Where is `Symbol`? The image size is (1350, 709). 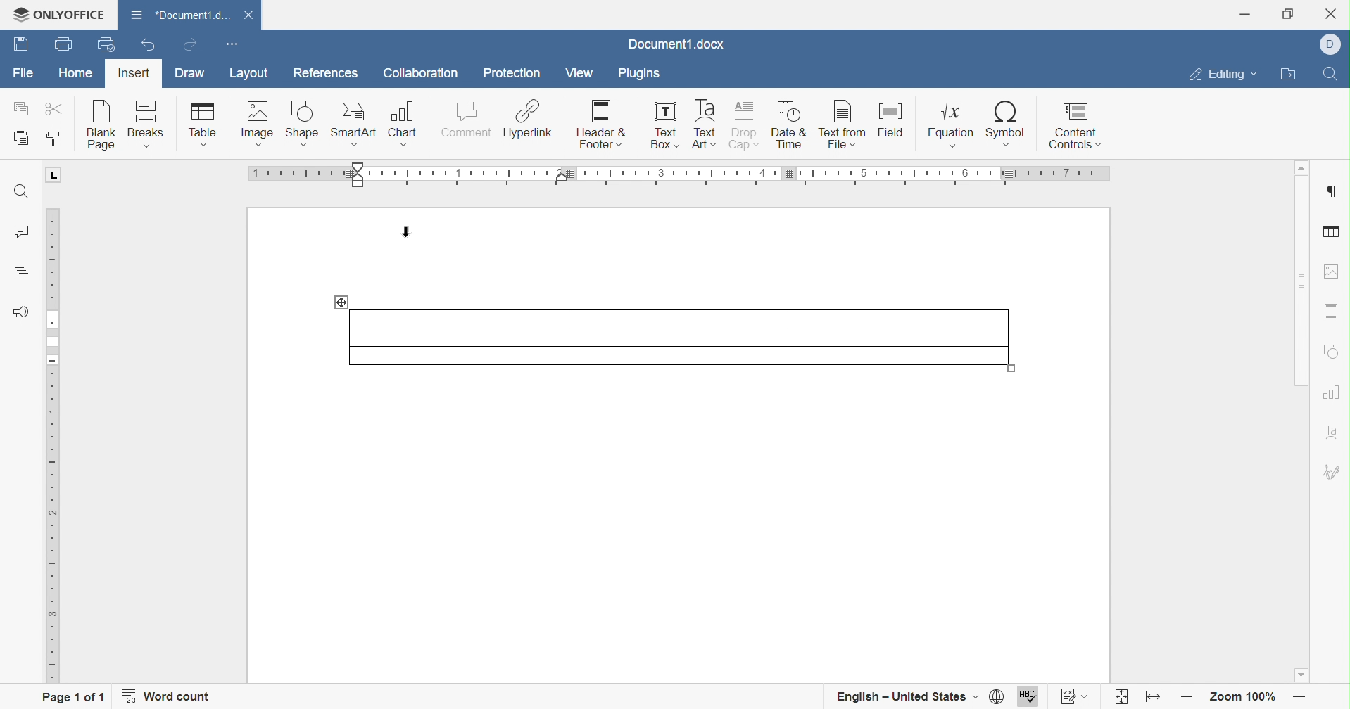
Symbol is located at coordinates (1007, 122).